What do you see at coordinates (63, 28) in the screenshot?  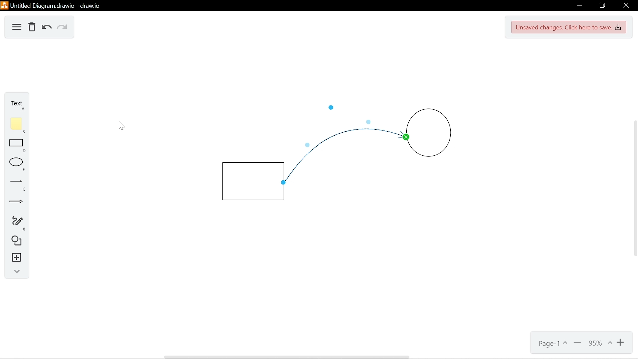 I see `Redo` at bounding box center [63, 28].